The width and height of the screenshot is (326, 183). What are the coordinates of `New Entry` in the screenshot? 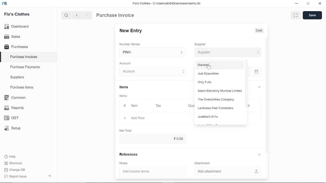 It's located at (132, 30).